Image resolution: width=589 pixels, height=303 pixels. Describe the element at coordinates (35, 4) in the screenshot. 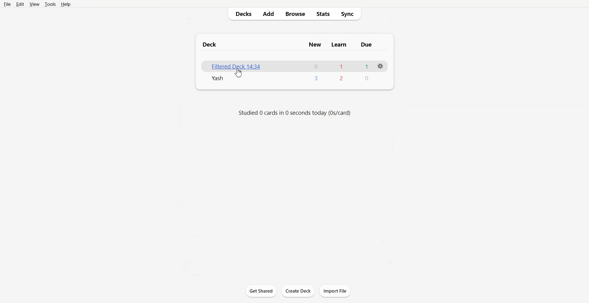

I see `View` at that location.